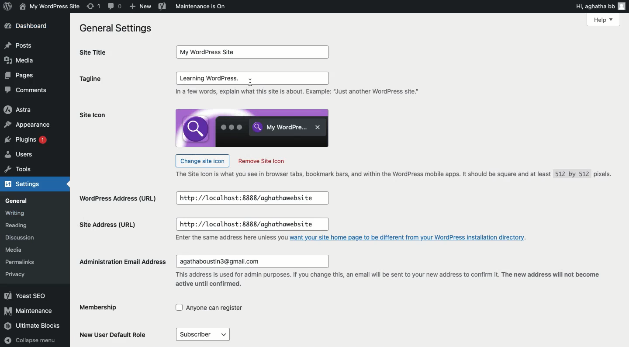 The height and width of the screenshot is (347, 629). Describe the element at coordinates (139, 7) in the screenshot. I see `New` at that location.